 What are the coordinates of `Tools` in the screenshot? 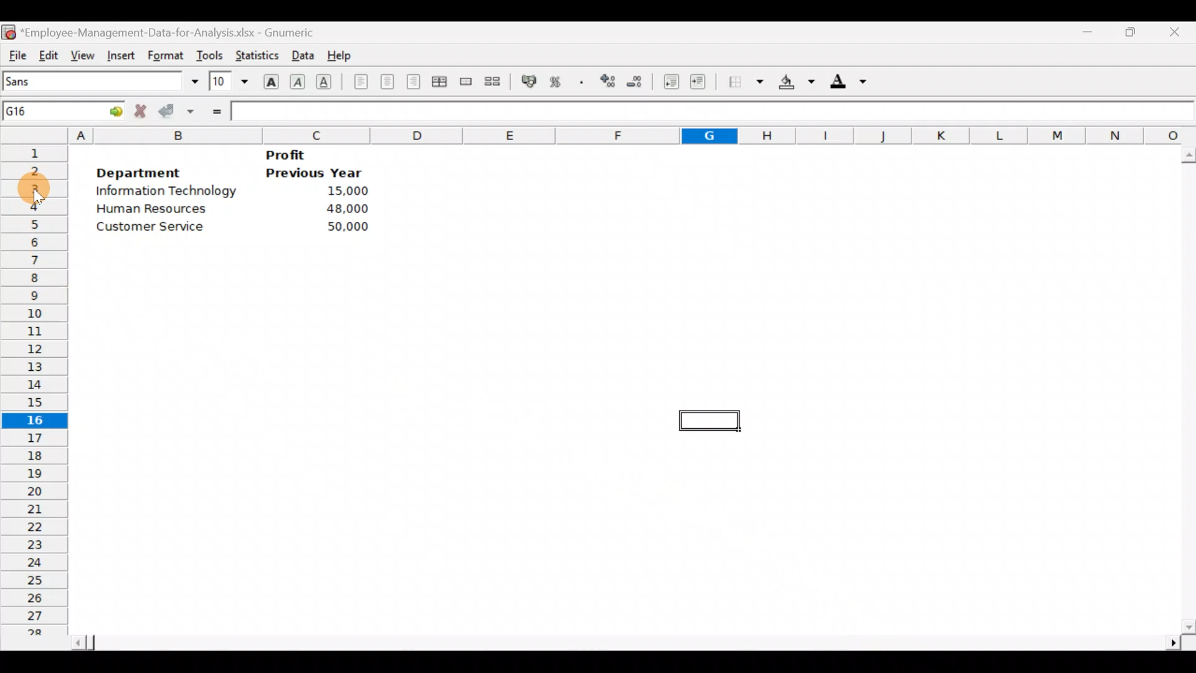 It's located at (209, 52).